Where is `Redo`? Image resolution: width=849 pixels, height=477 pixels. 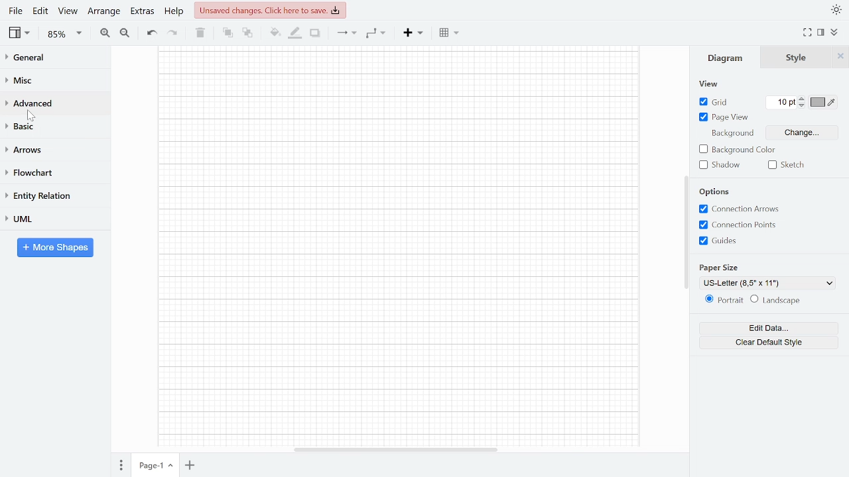 Redo is located at coordinates (172, 34).